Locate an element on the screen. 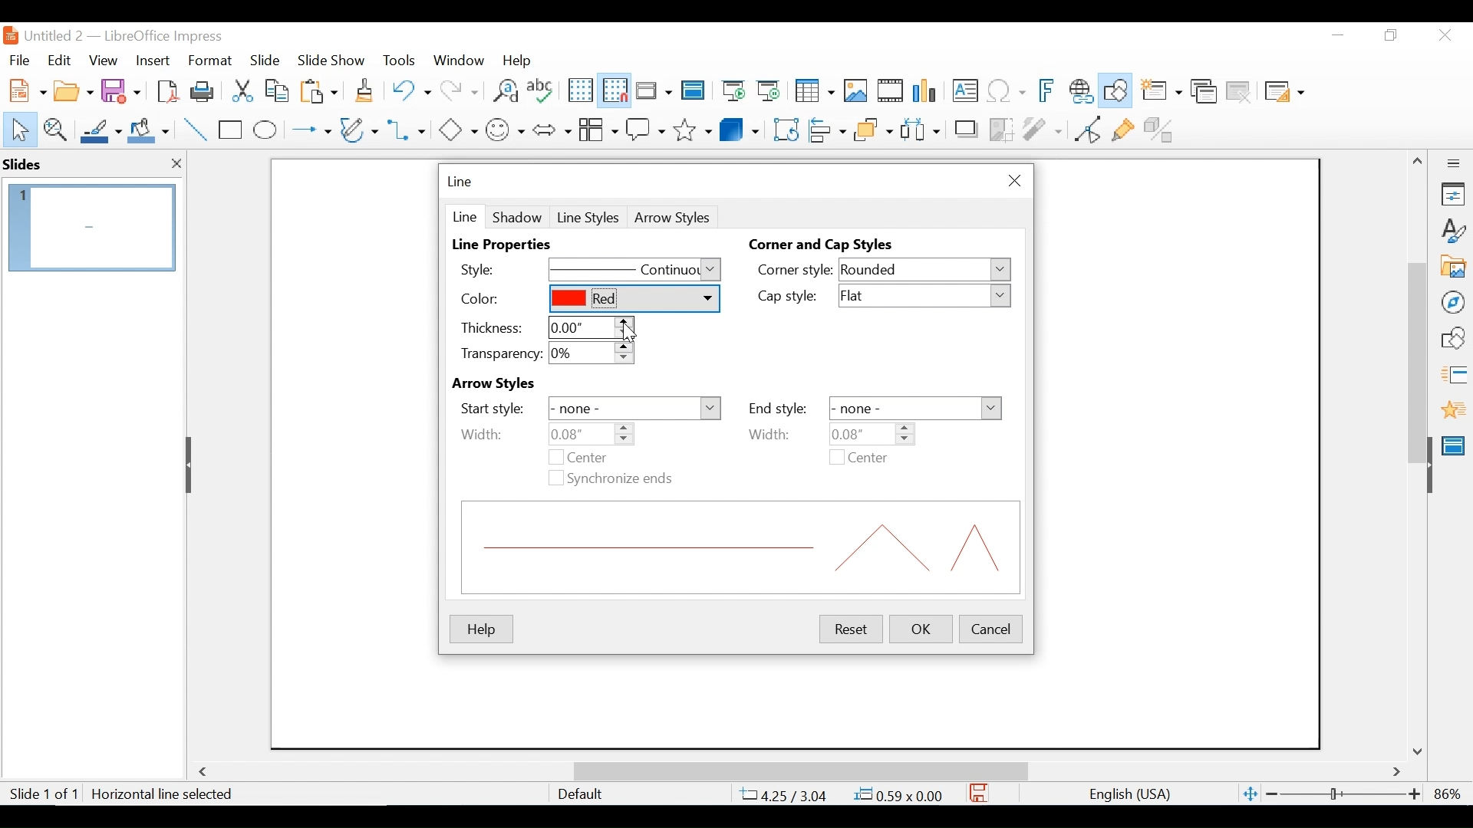 Image resolution: width=1473 pixels, height=828 pixels. Start from First Slide is located at coordinates (731, 92).